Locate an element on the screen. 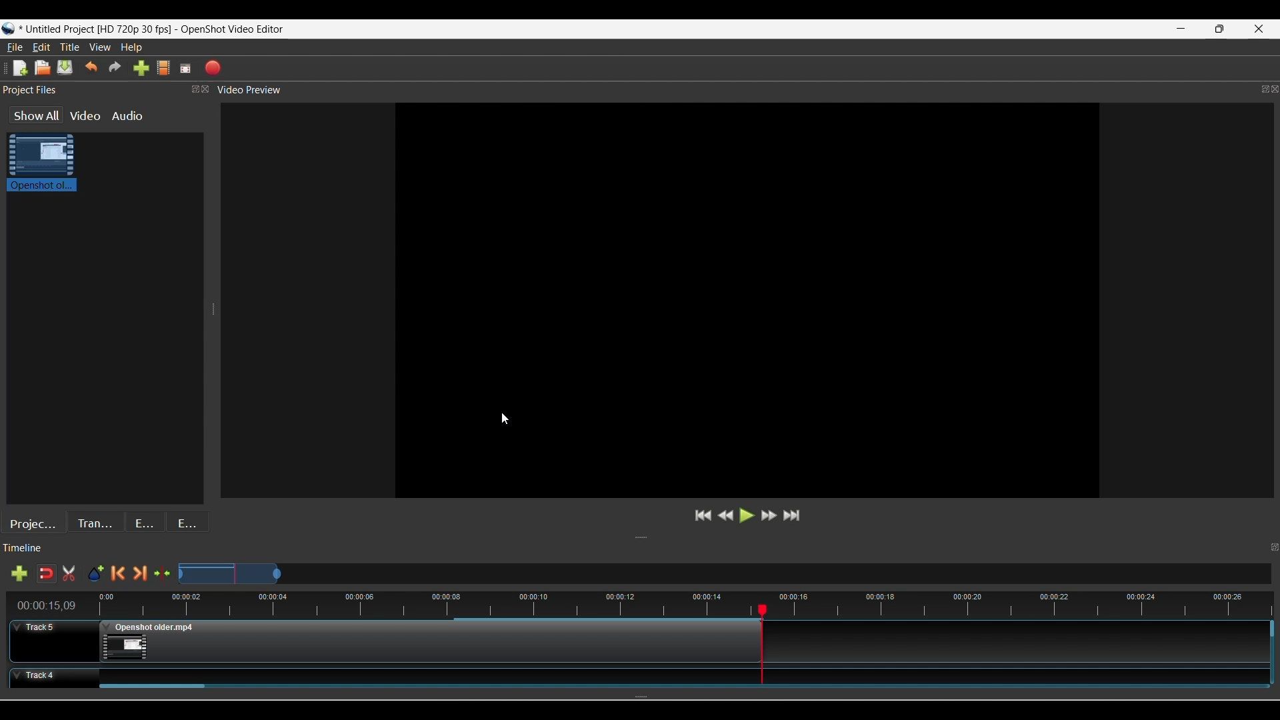 This screenshot has height=720, width=1280. Emojis is located at coordinates (187, 521).